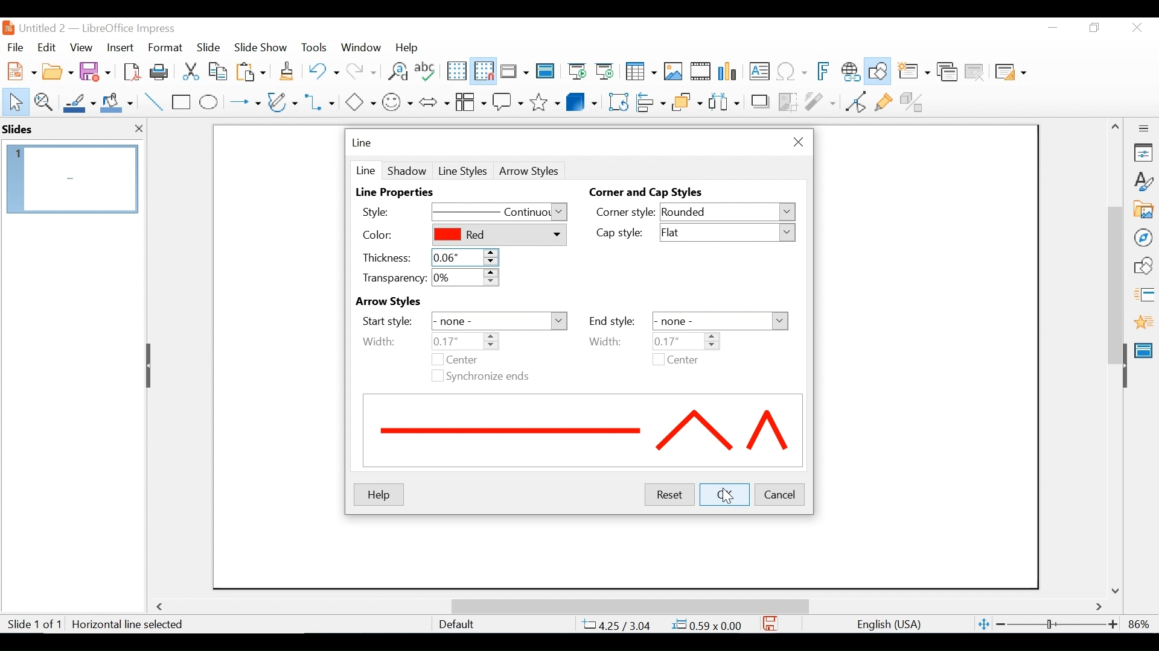 The width and height of the screenshot is (1159, 651). Describe the element at coordinates (1052, 28) in the screenshot. I see `Minimize` at that location.